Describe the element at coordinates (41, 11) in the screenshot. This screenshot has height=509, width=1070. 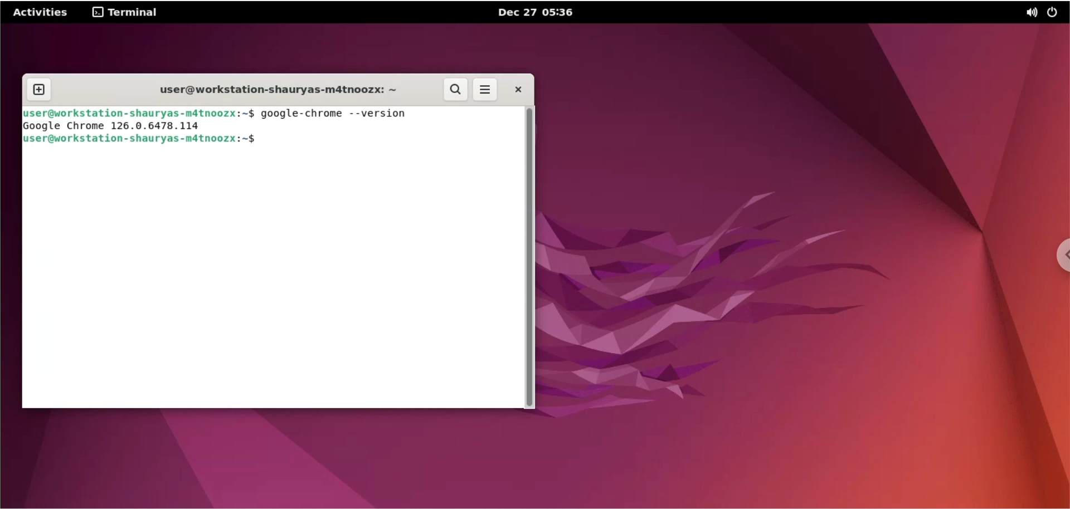
I see `Activities` at that location.